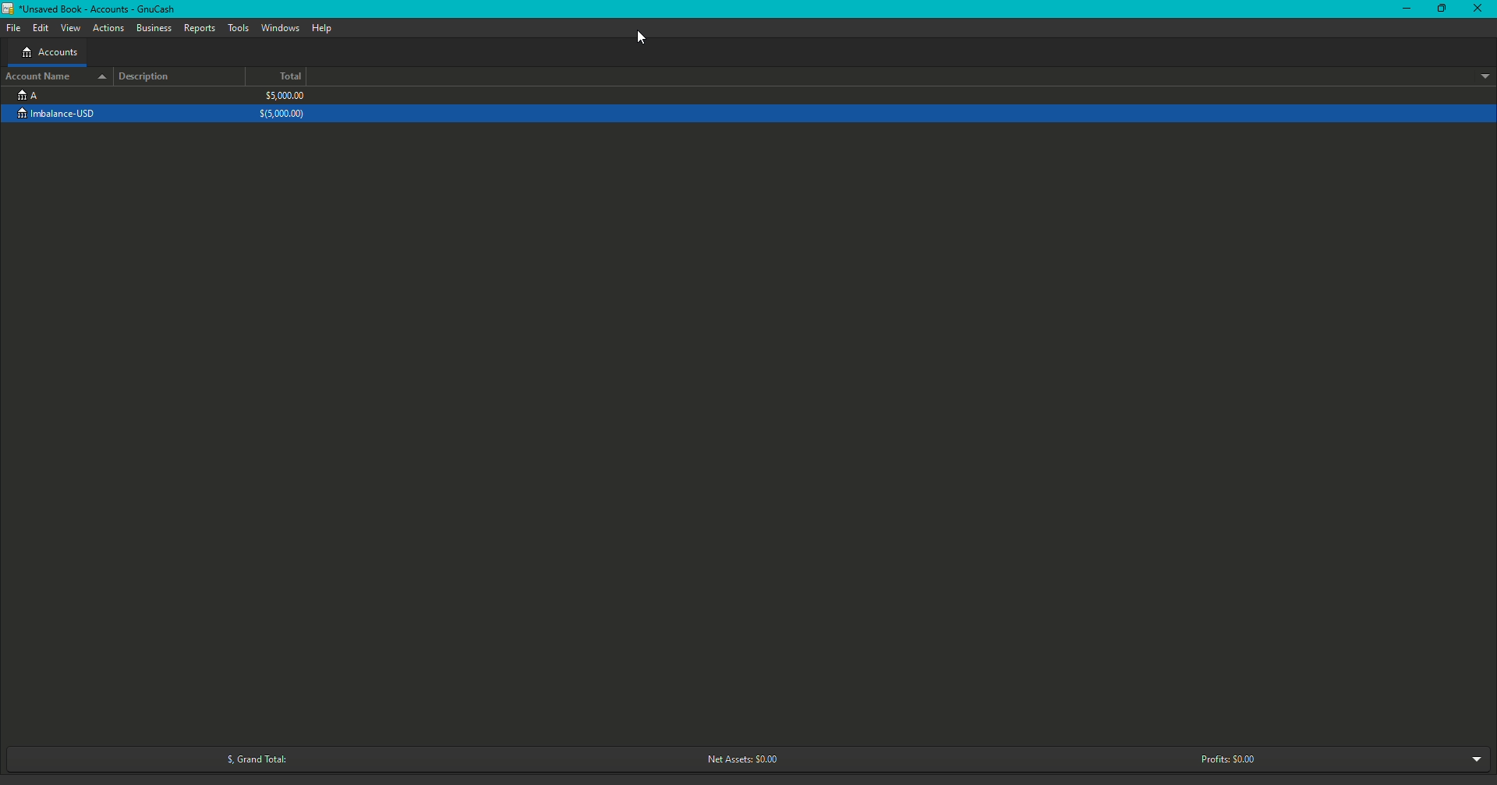 Image resolution: width=1497 pixels, height=785 pixels. Describe the element at coordinates (1480, 10) in the screenshot. I see `Close` at that location.